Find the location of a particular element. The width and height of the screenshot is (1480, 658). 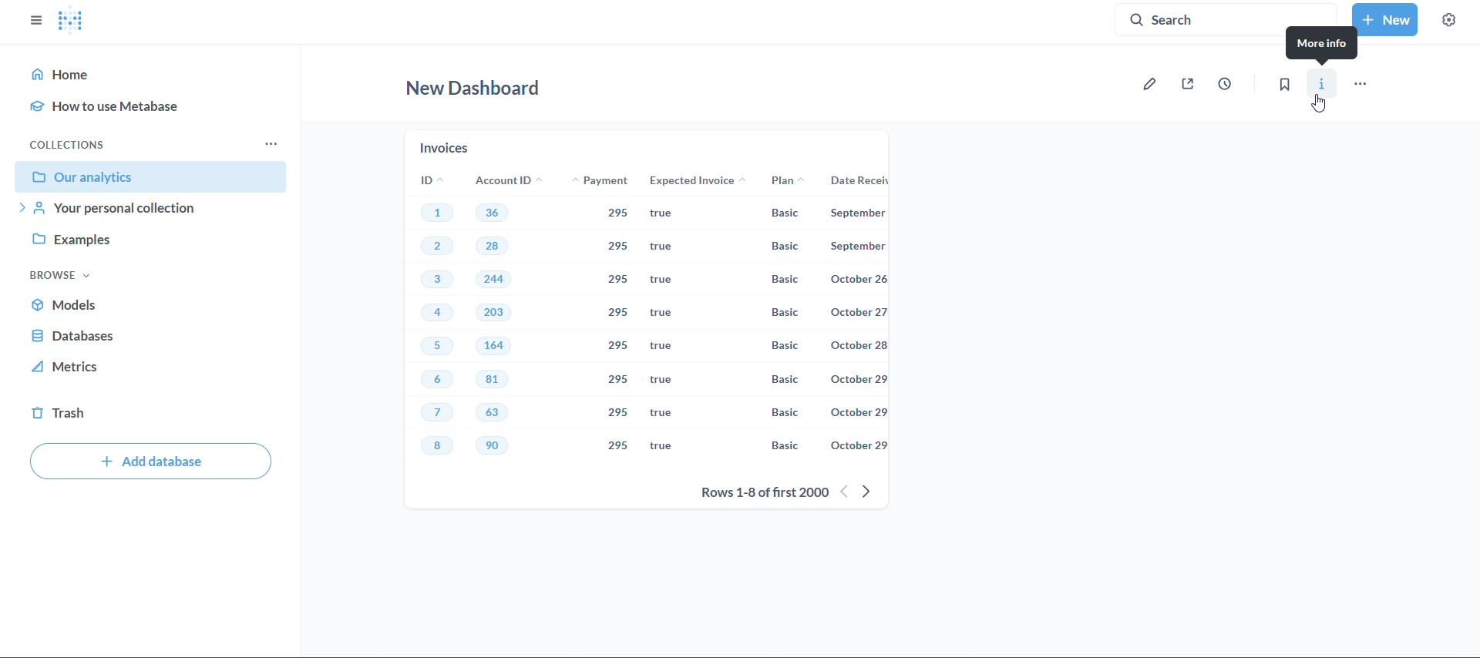

account ID's is located at coordinates (506, 180).